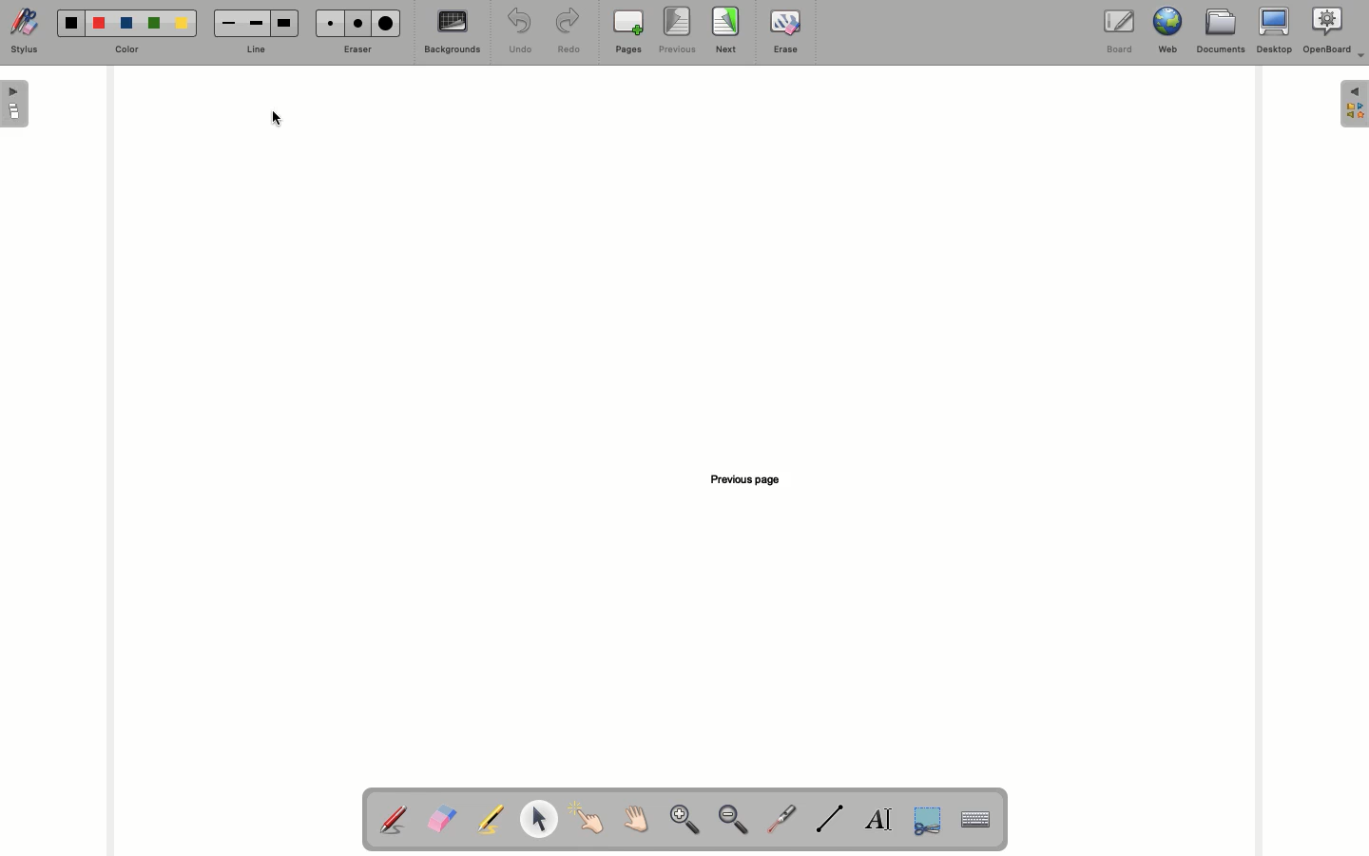 The width and height of the screenshot is (1369, 856). I want to click on Previous page, so click(752, 477).